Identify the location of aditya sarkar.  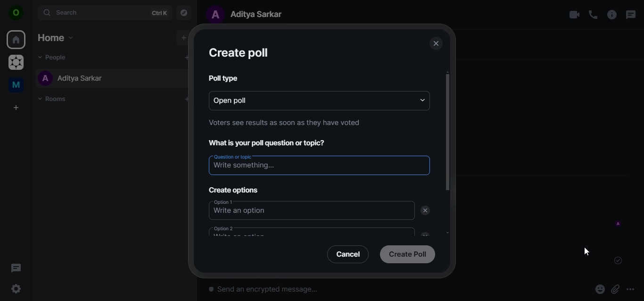
(249, 14).